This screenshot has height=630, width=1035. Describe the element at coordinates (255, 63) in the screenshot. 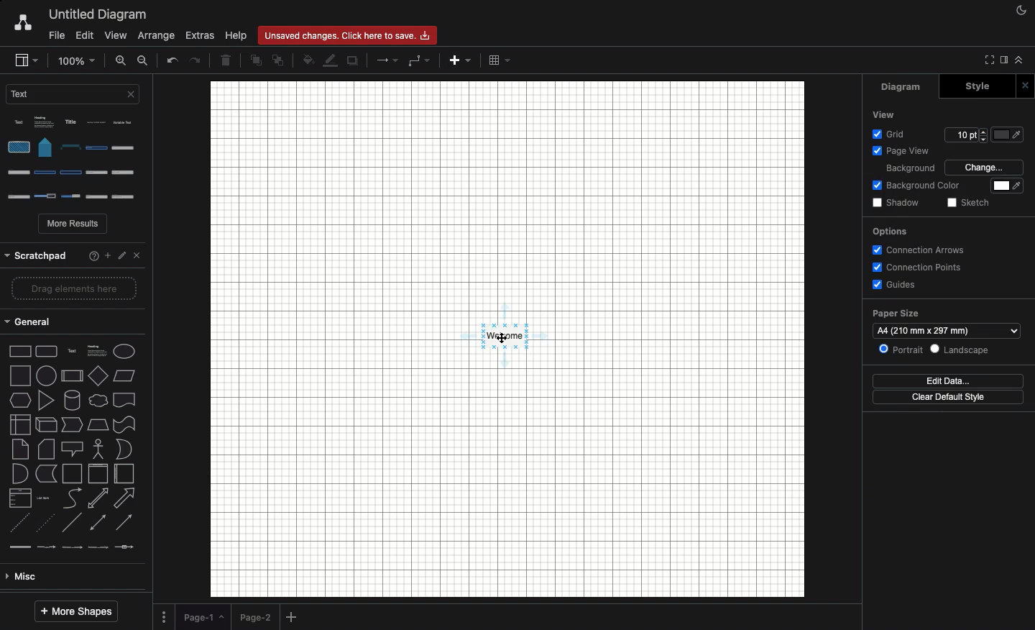

I see `To front` at that location.